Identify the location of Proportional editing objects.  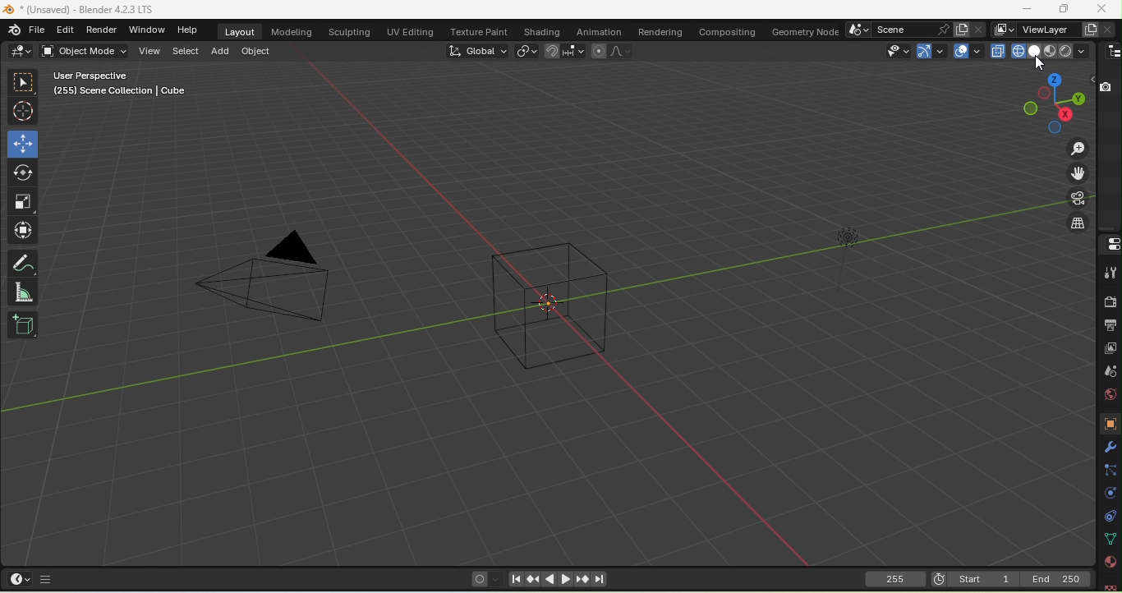
(597, 51).